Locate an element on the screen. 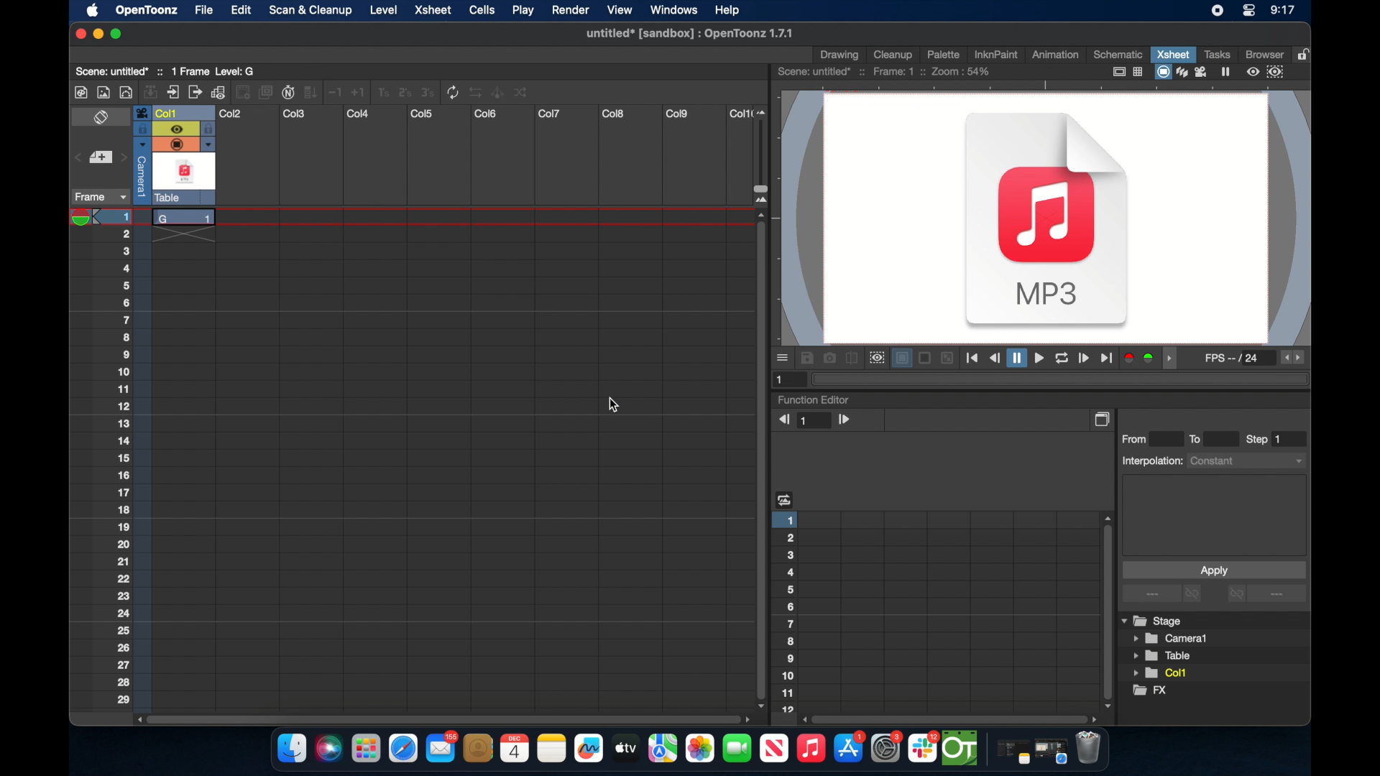 The width and height of the screenshot is (1380, 776). columns is located at coordinates (484, 114).